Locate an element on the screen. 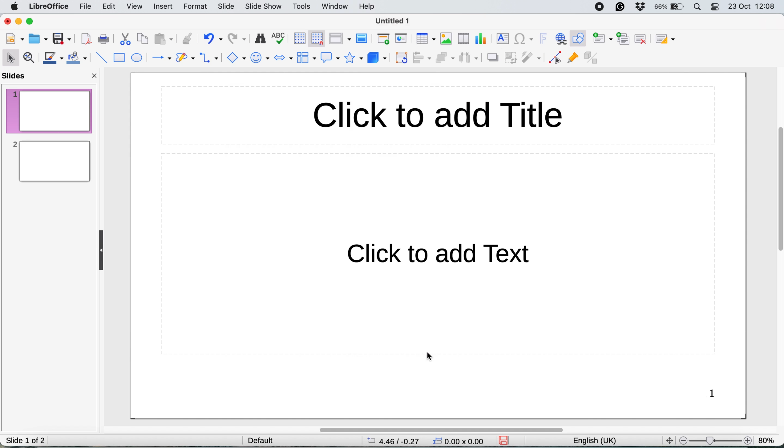 The width and height of the screenshot is (784, 448). show draw functions is located at coordinates (580, 39).